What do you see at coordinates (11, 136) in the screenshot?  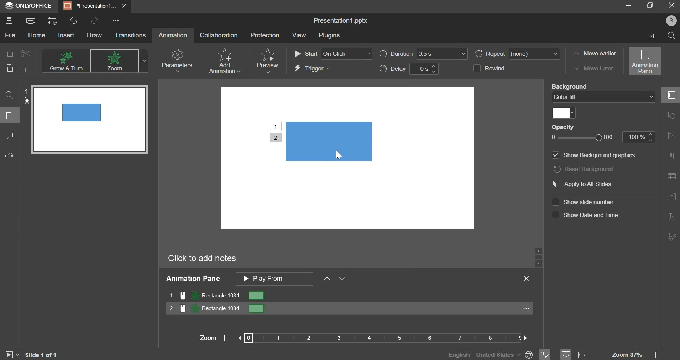 I see `comments` at bounding box center [11, 136].